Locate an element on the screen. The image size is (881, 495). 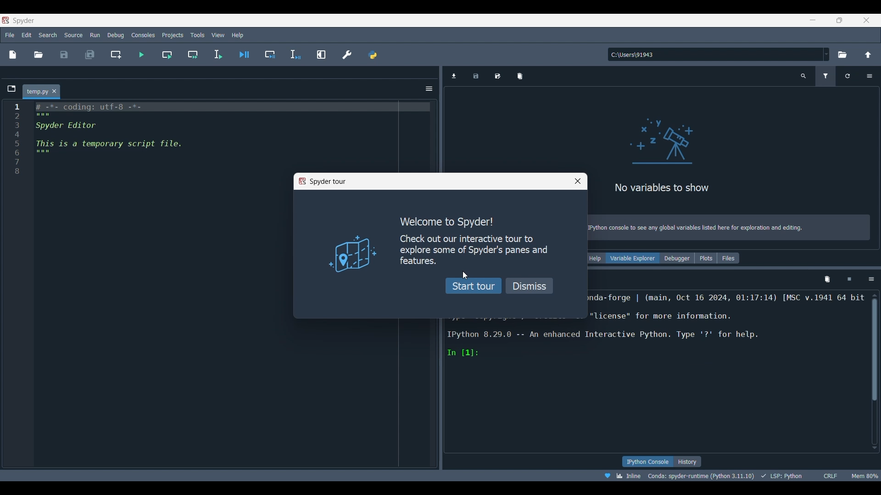
Panel and description is located at coordinates (658, 374).